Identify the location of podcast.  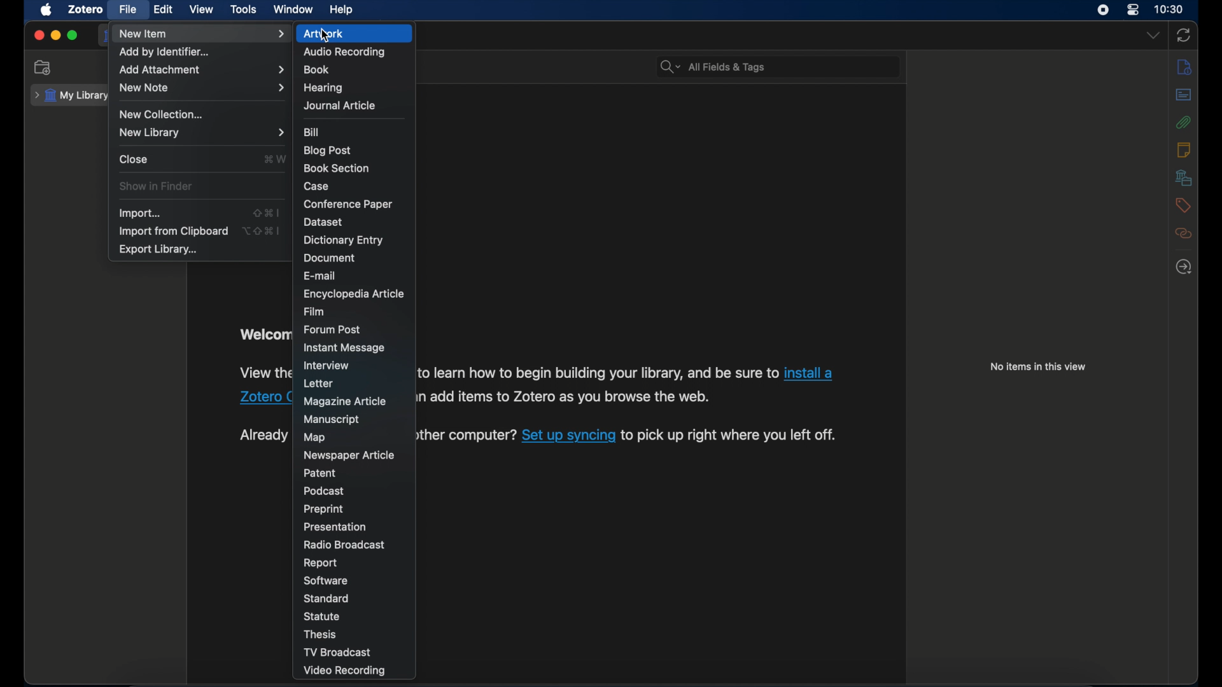
(325, 490).